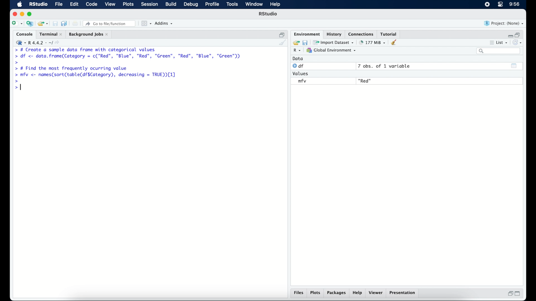 The image size is (536, 301). I want to click on console, so click(23, 34).